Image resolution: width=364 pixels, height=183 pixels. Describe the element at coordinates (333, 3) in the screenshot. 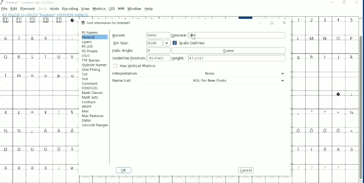

I see `Minimize` at that location.